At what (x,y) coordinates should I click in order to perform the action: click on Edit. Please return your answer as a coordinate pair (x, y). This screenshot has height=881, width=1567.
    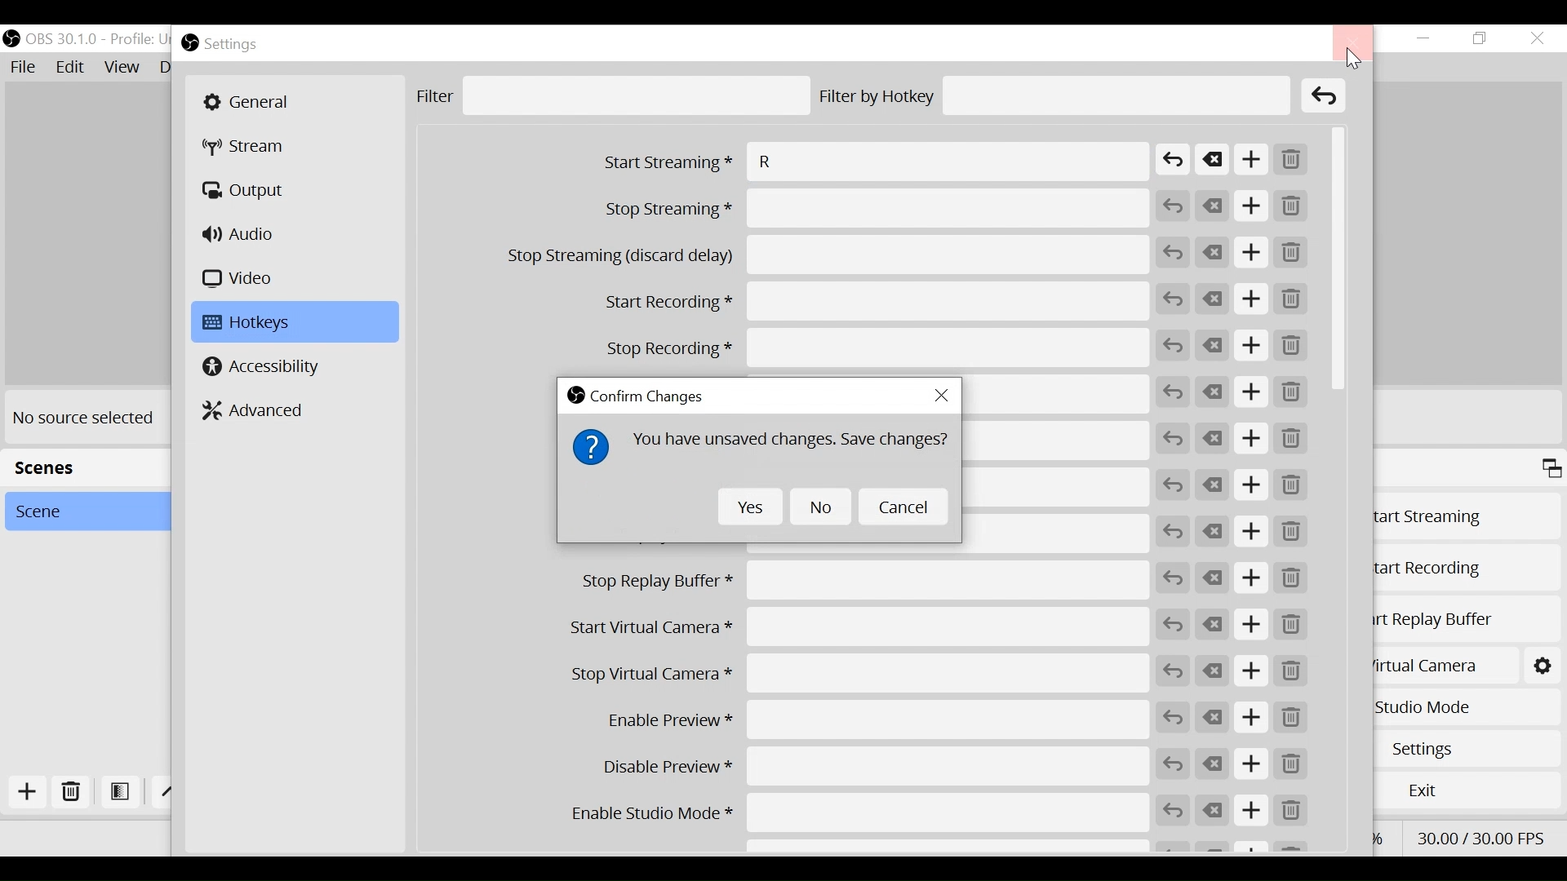
    Looking at the image, I should click on (71, 68).